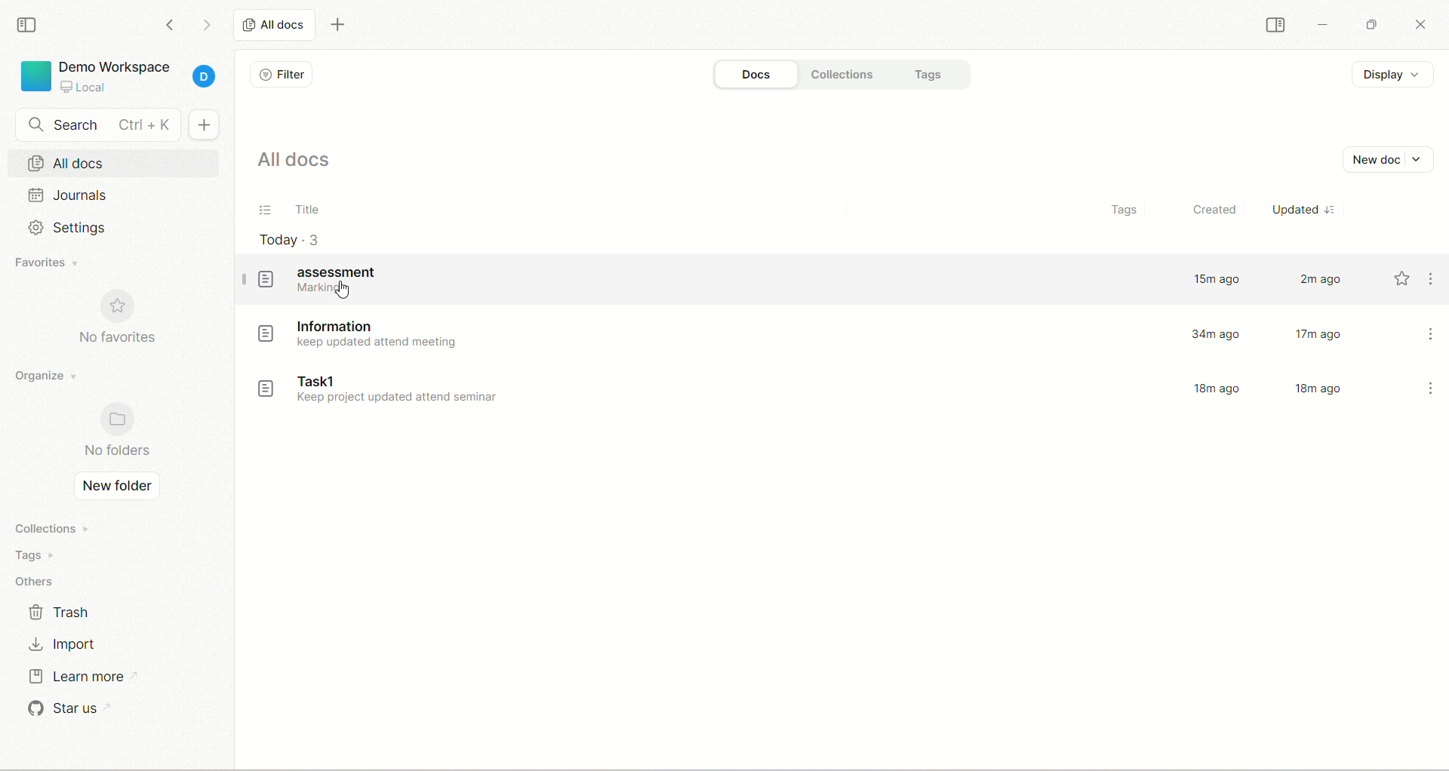  I want to click on icon, so click(120, 419).